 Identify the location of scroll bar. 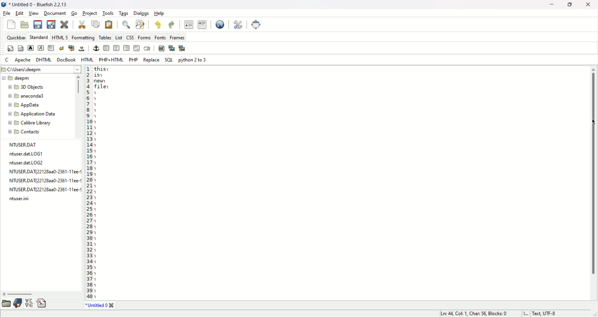
(593, 181).